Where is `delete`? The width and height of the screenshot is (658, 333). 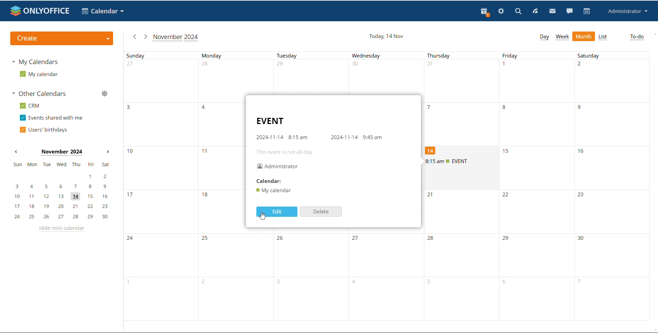
delete is located at coordinates (321, 211).